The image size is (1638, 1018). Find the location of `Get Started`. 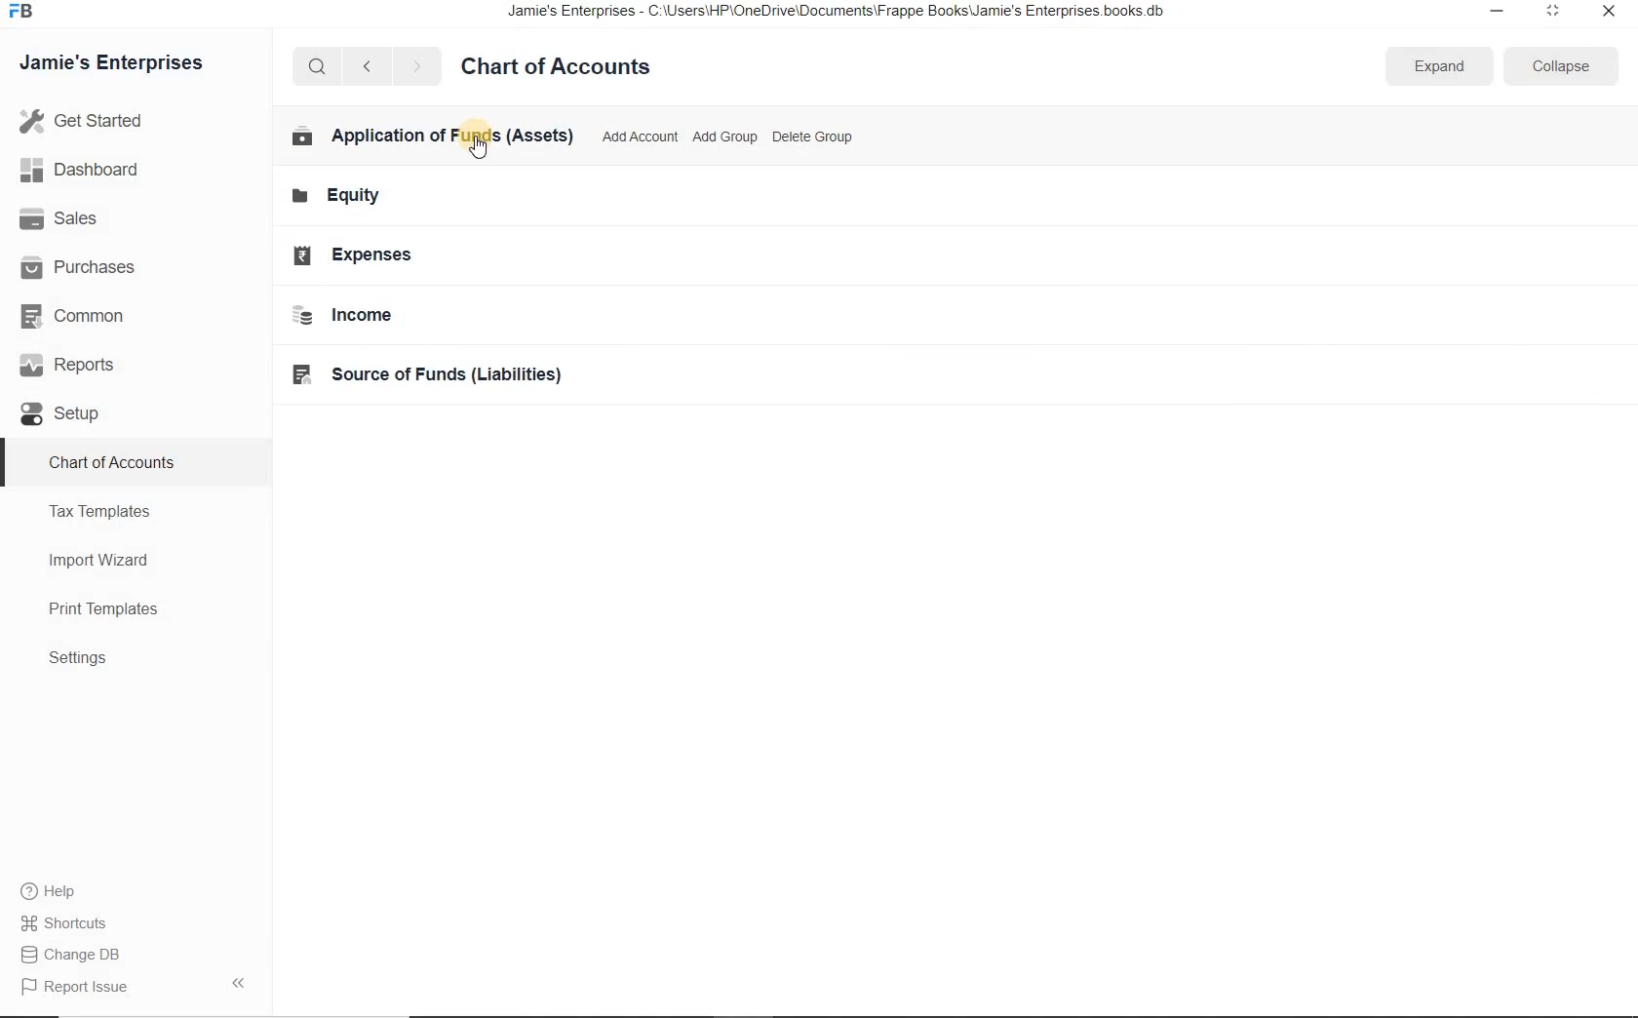

Get Started is located at coordinates (125, 121).